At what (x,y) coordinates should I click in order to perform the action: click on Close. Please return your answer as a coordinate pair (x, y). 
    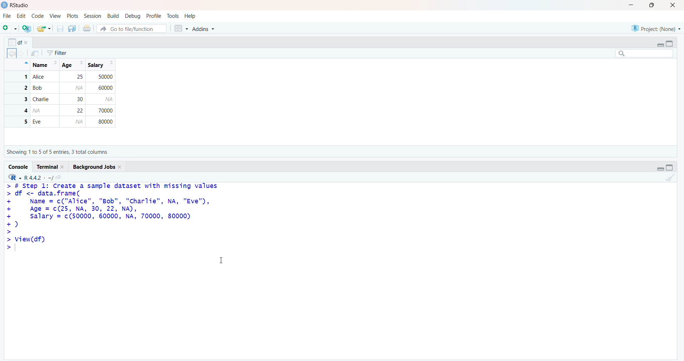
    Looking at the image, I should click on (675, 6).